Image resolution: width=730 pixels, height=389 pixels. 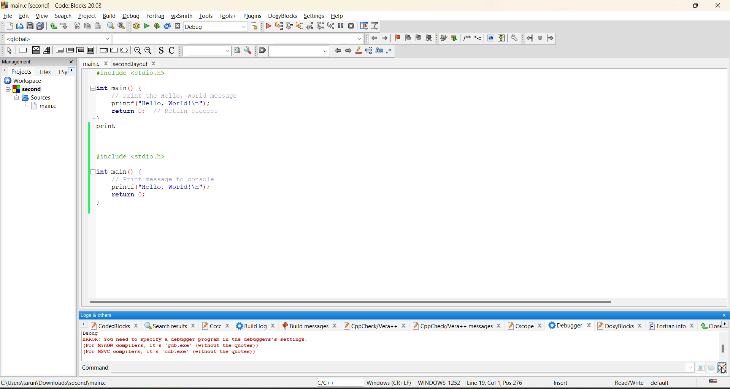 What do you see at coordinates (342, 26) in the screenshot?
I see `break debugger` at bounding box center [342, 26].